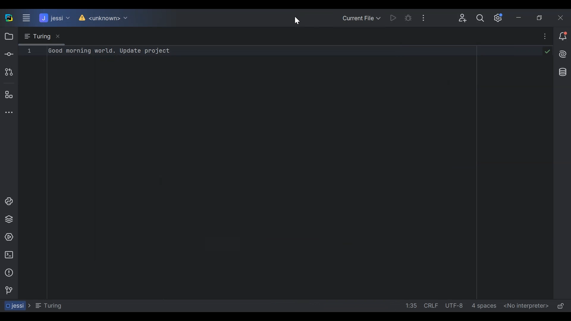 This screenshot has height=321, width=571. What do you see at coordinates (8, 18) in the screenshot?
I see `PyCharm Desktop Icon` at bounding box center [8, 18].